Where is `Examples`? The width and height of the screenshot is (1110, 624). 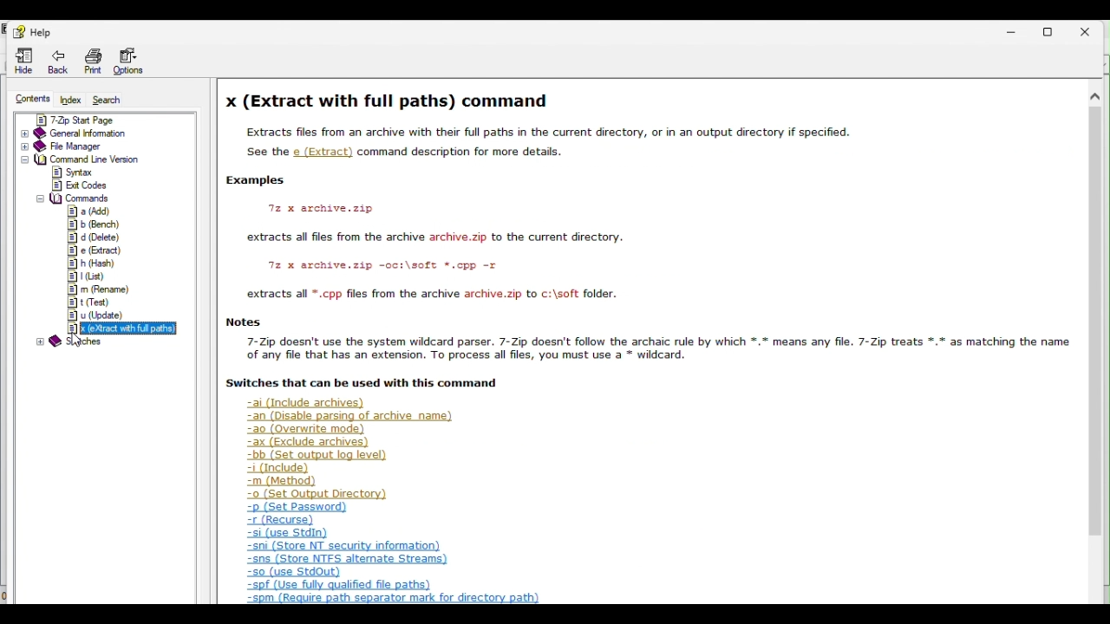 Examples is located at coordinates (273, 184).